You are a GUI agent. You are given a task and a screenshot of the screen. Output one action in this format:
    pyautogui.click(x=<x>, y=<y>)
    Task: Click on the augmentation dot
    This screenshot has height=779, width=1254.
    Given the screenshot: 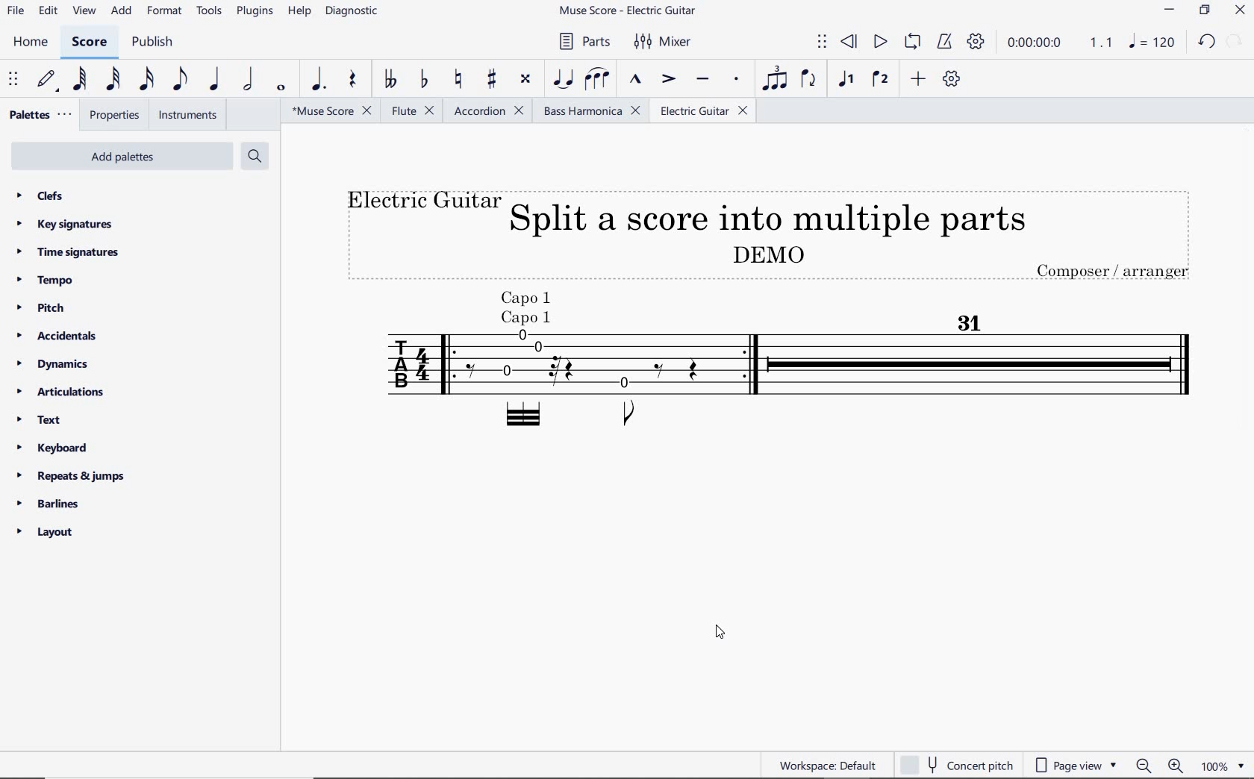 What is the action you would take?
    pyautogui.click(x=320, y=79)
    